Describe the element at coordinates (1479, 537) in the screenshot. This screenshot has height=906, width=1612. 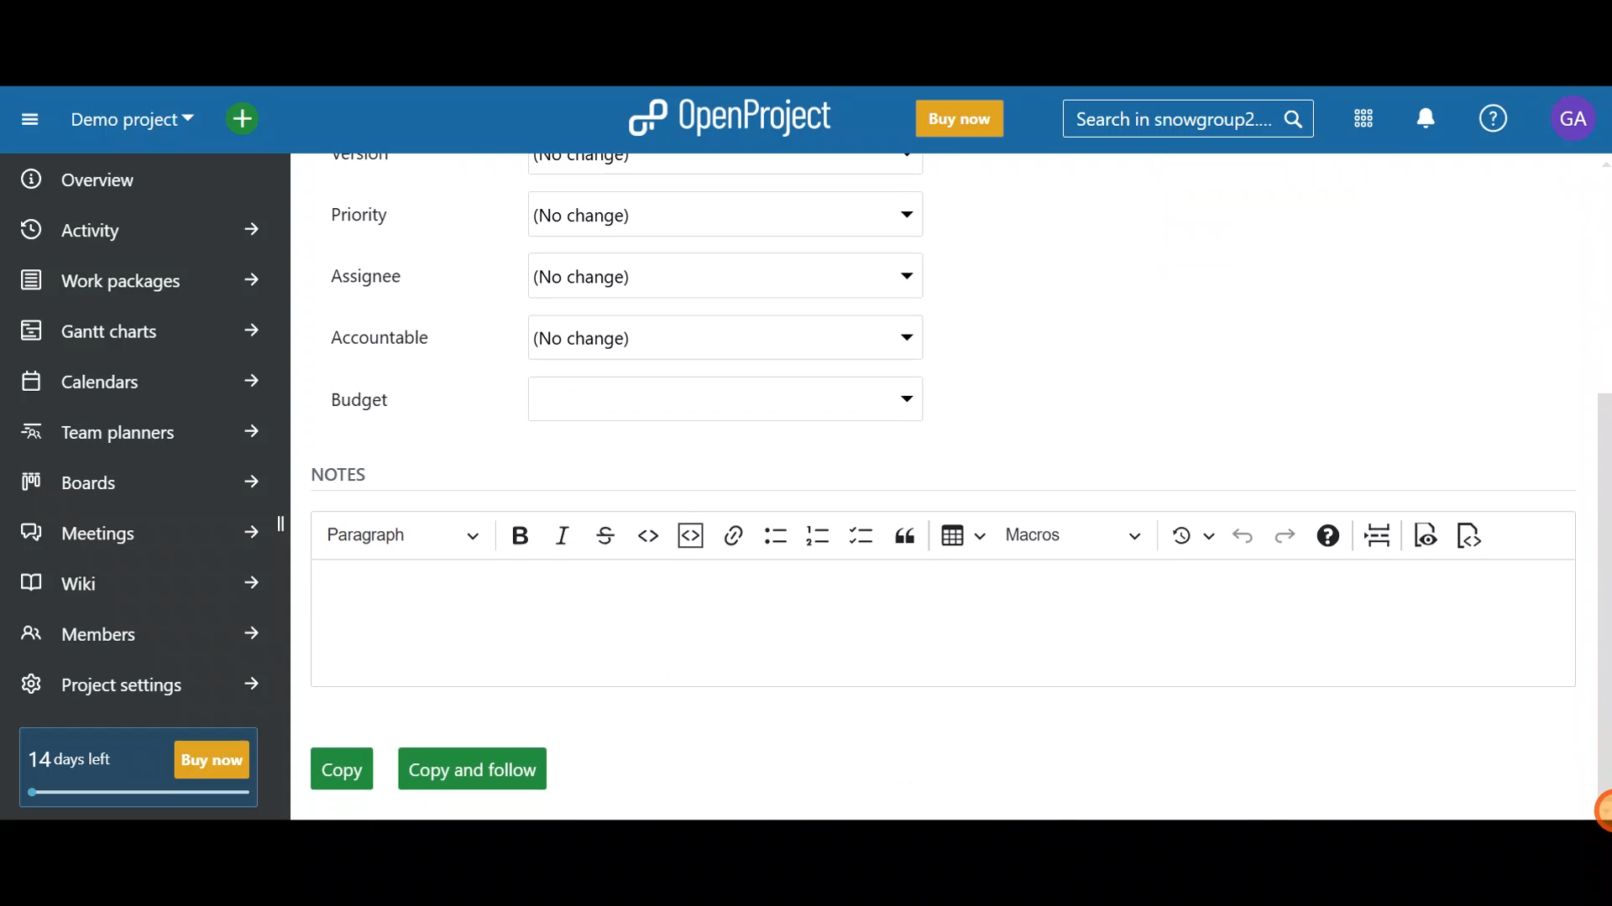
I see `Switch to markdown source` at that location.